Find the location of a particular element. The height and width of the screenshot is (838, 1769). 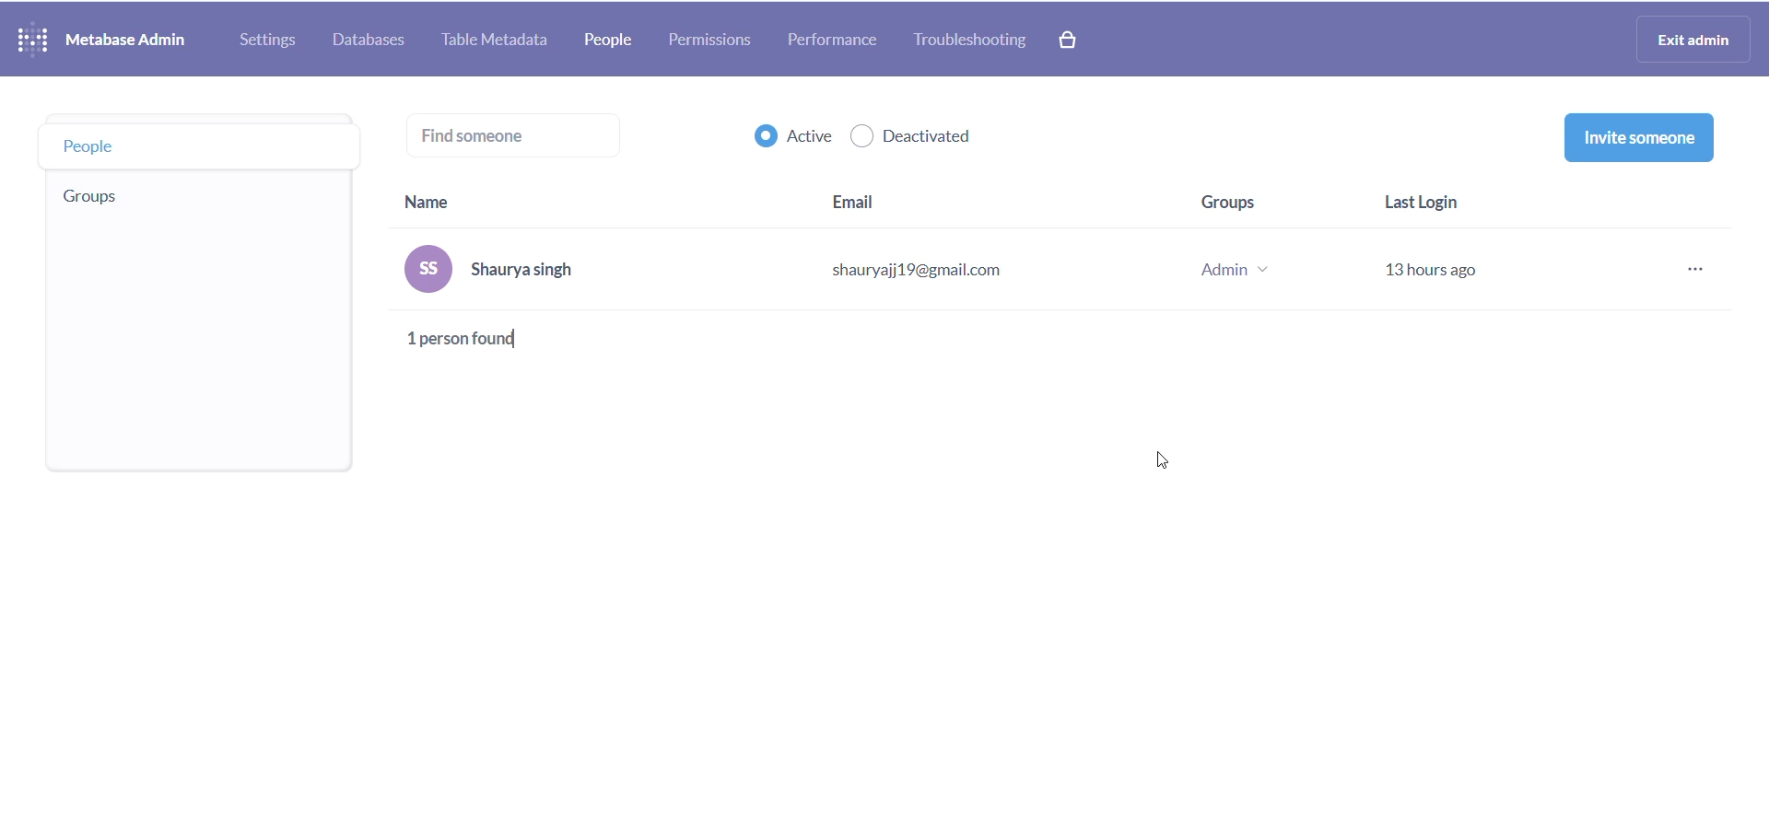

table metadata is located at coordinates (496, 39).